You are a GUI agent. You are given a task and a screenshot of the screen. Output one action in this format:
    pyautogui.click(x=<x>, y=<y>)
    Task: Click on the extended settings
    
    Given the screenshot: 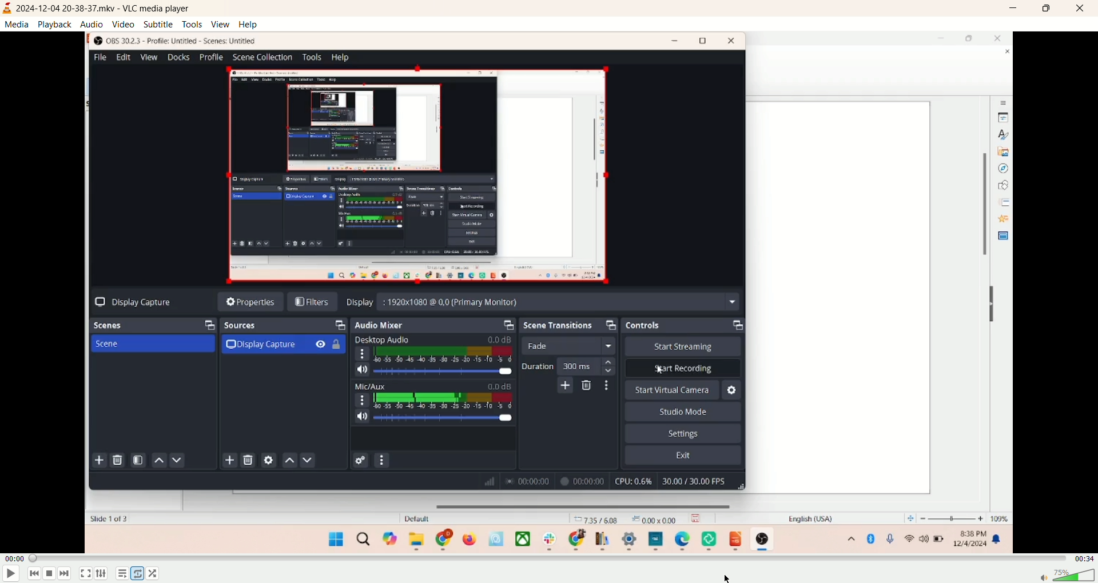 What is the action you would take?
    pyautogui.click(x=100, y=573)
    